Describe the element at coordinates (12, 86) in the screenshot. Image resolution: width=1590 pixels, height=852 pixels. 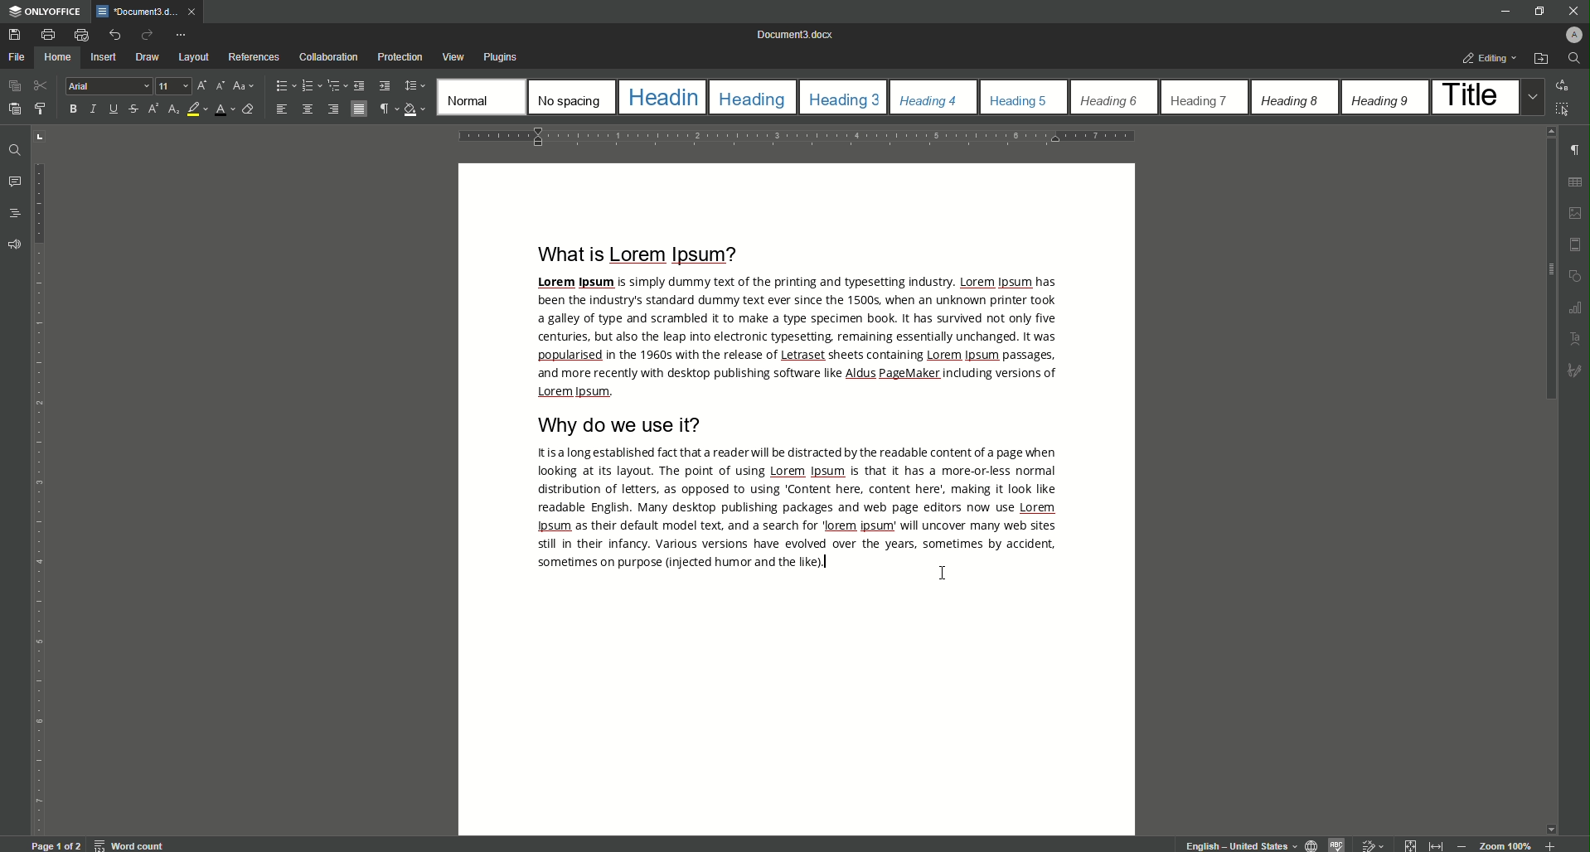
I see `Copy` at that location.